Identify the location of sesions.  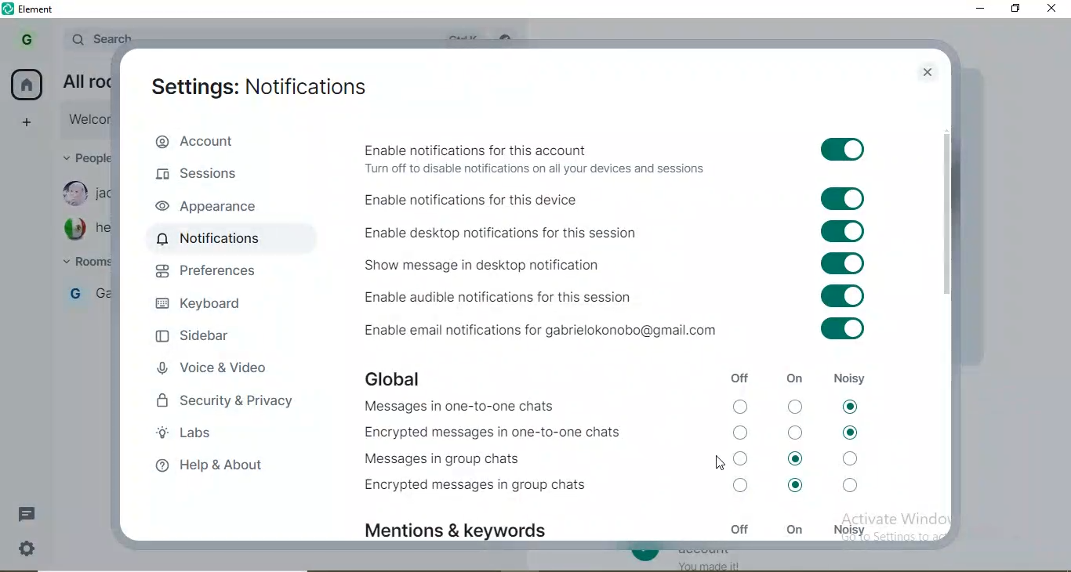
(205, 177).